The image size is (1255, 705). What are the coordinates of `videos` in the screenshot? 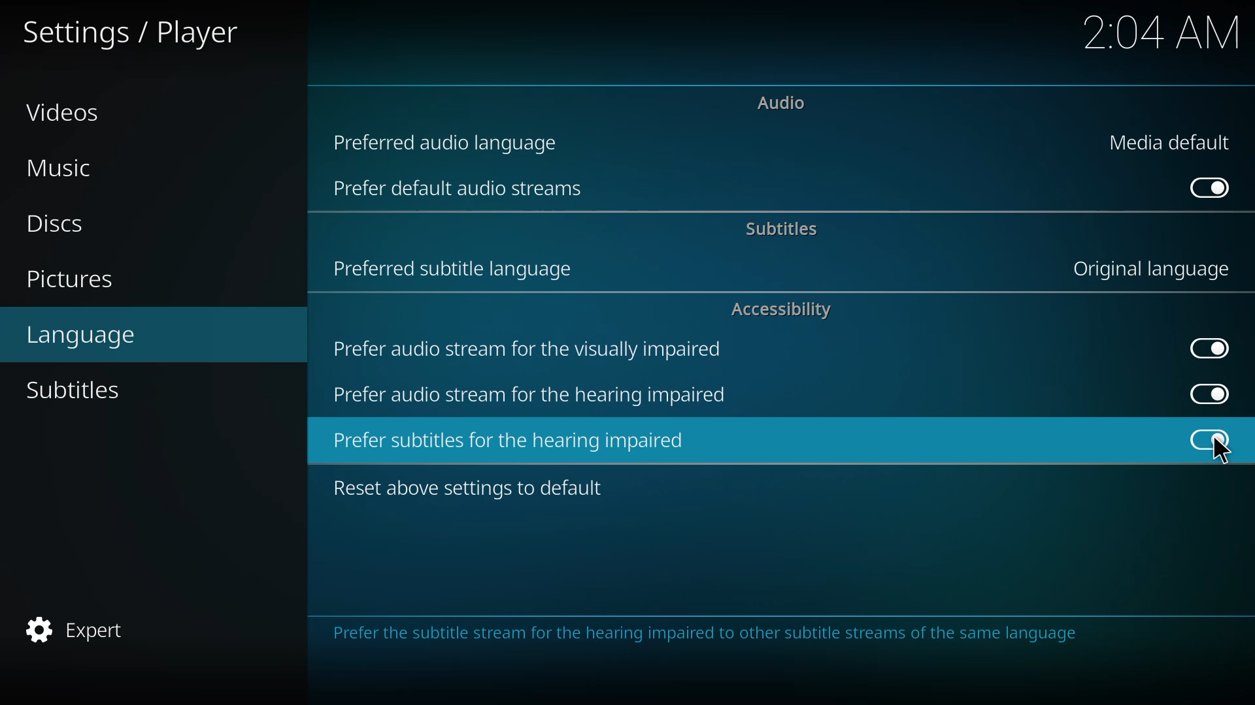 It's located at (65, 114).